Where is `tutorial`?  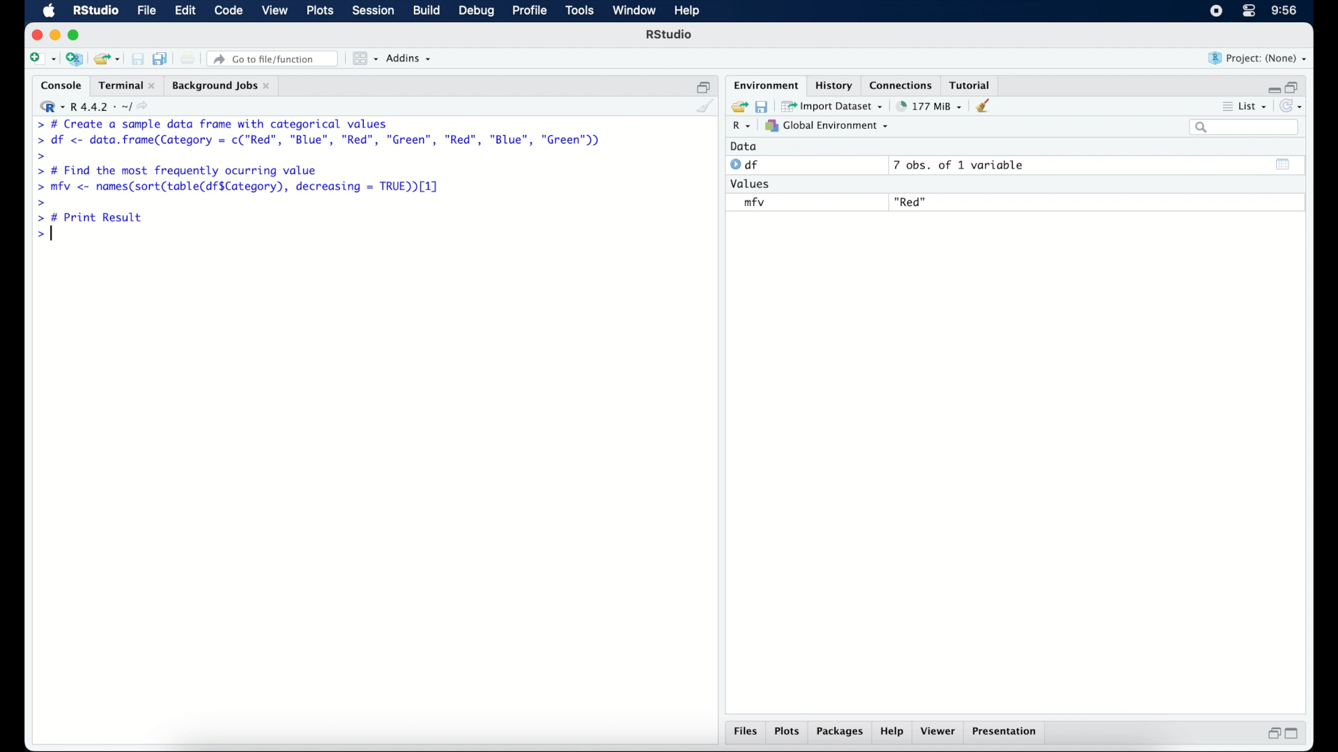
tutorial is located at coordinates (973, 84).